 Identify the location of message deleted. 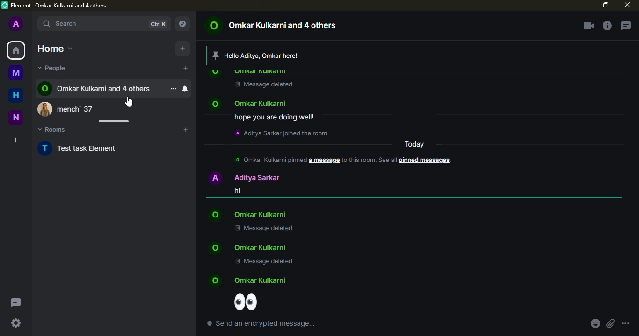
(265, 84).